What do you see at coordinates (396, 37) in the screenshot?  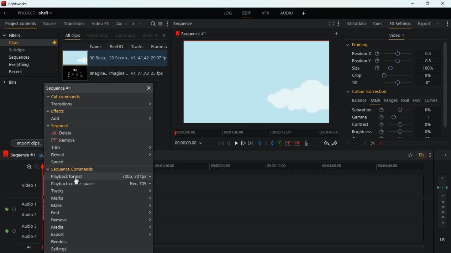 I see `video 1` at bounding box center [396, 37].